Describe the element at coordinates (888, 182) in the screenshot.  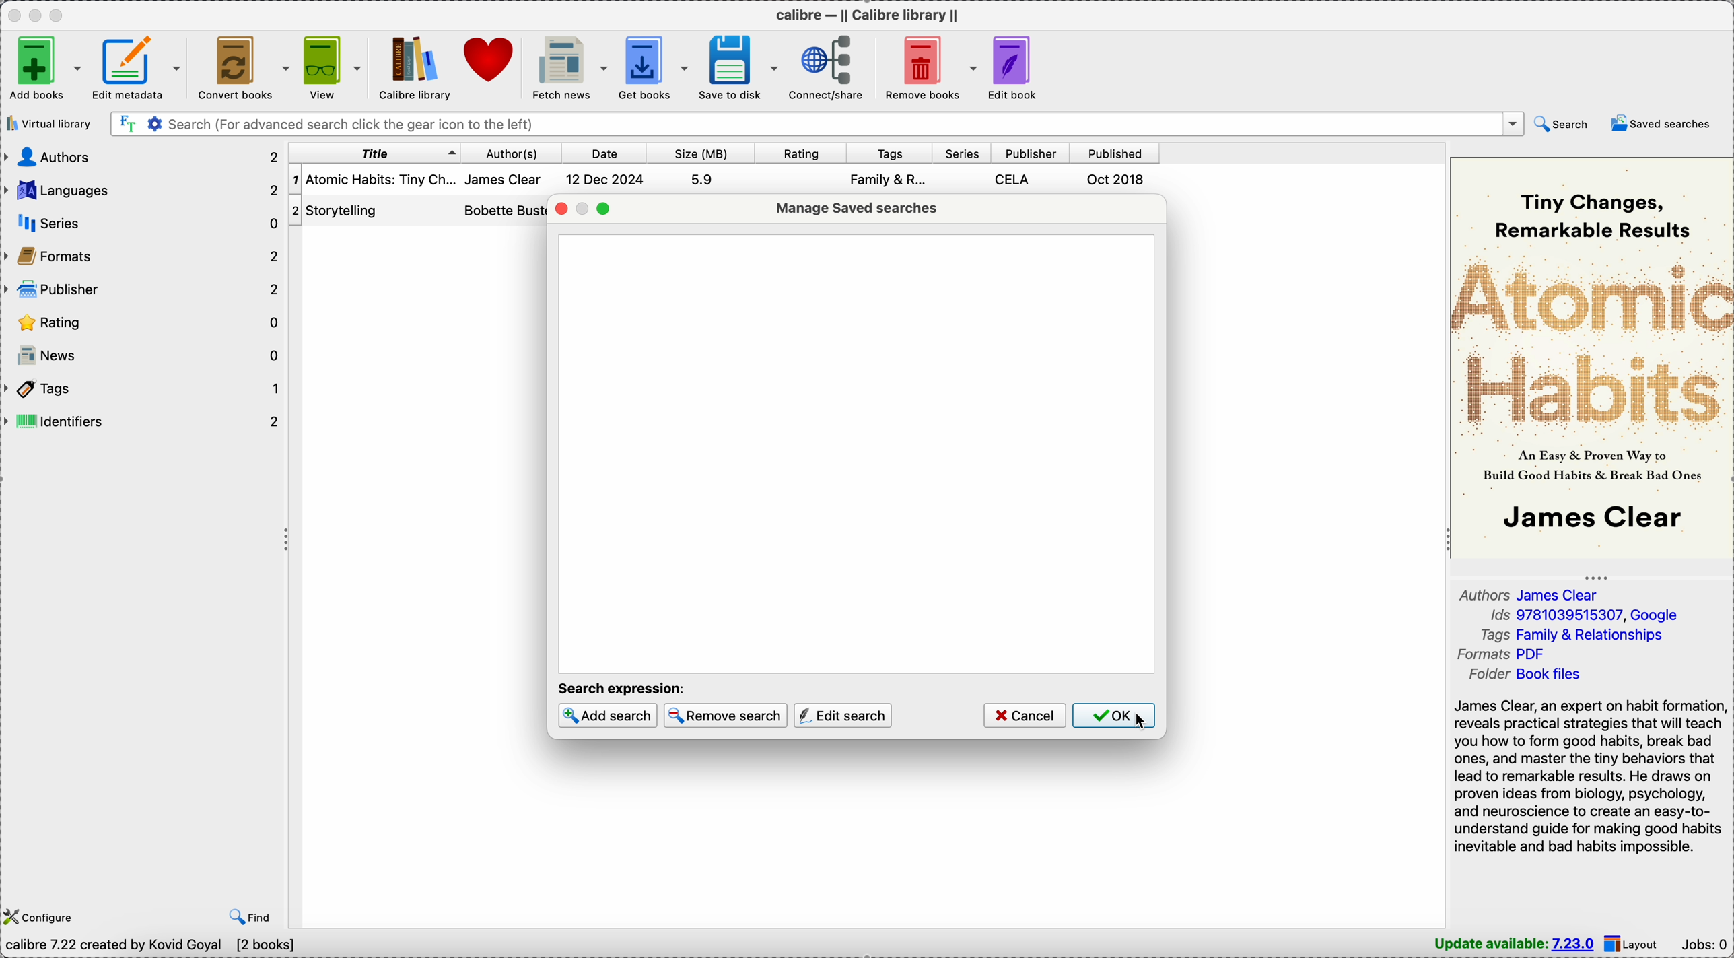
I see `ags` at that location.